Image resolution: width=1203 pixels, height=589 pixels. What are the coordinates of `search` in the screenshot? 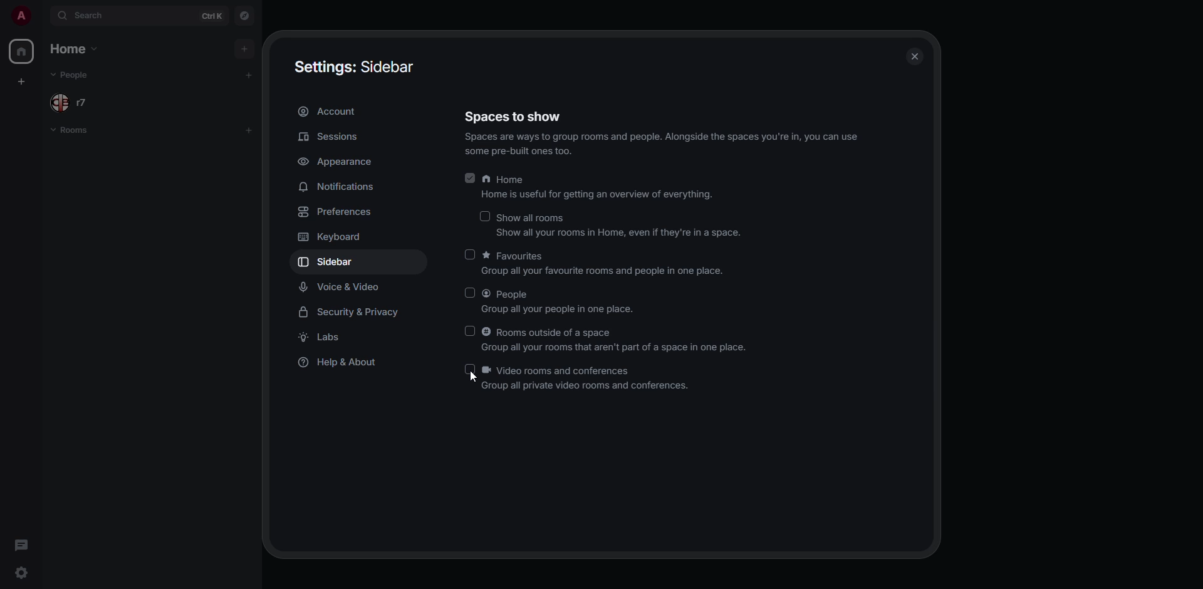 It's located at (90, 17).